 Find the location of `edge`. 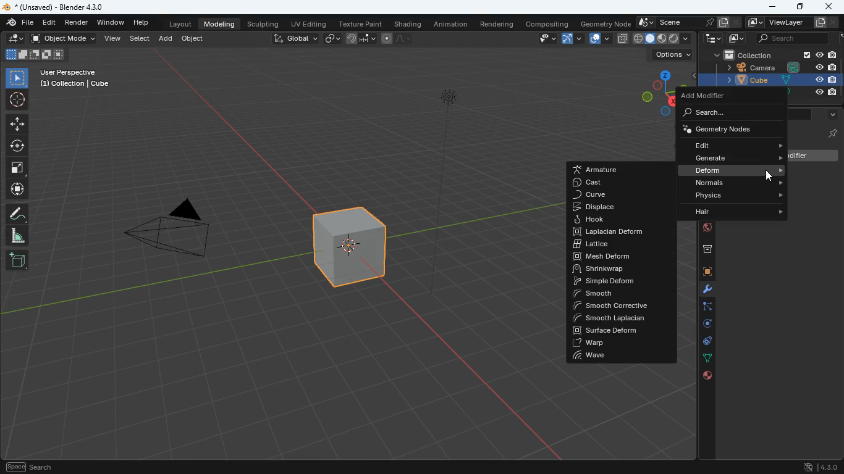

edge is located at coordinates (703, 307).